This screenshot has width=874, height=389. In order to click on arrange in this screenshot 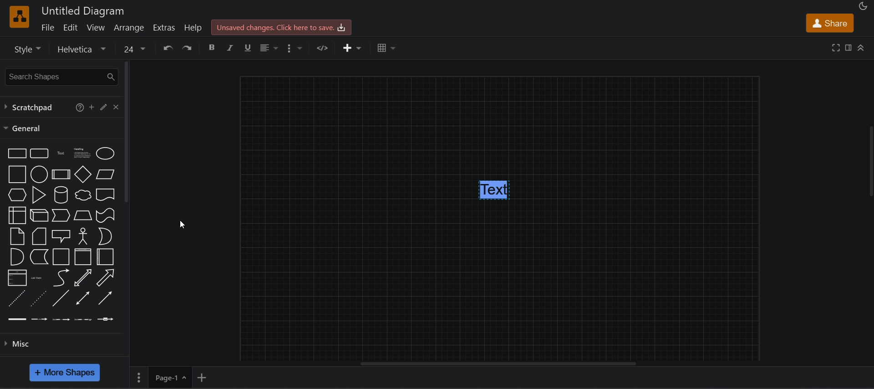, I will do `click(130, 27)`.